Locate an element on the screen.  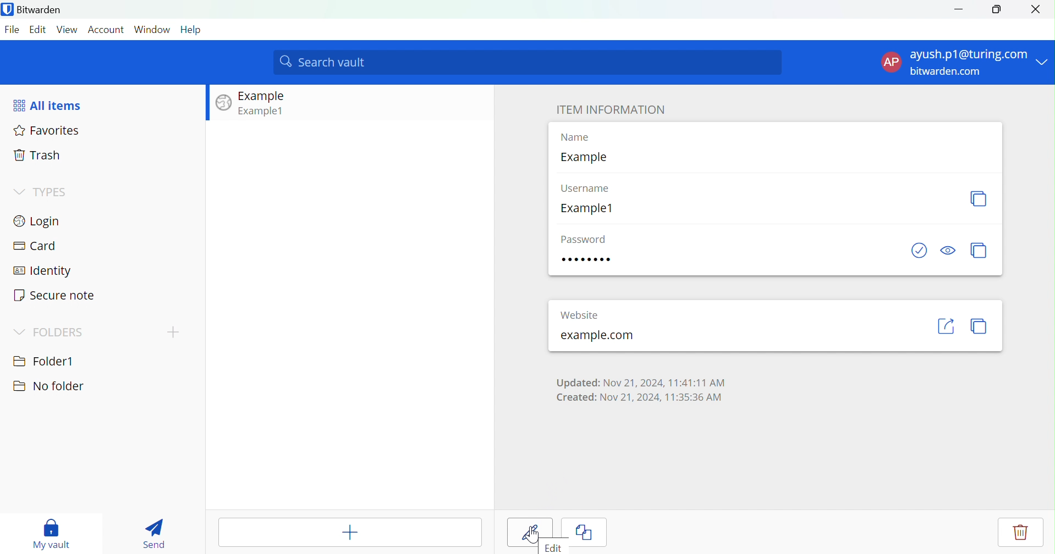
Drop Down is located at coordinates (18, 191).